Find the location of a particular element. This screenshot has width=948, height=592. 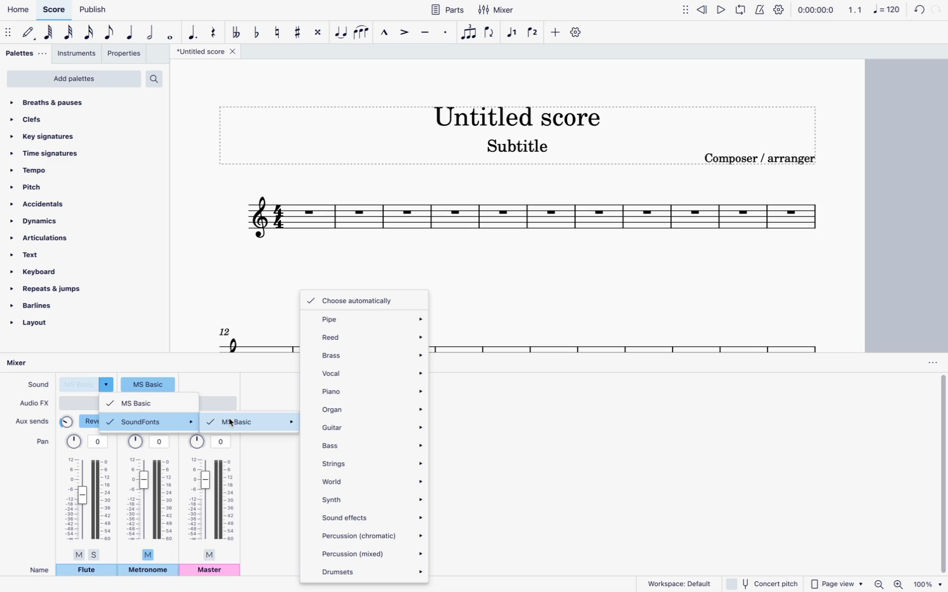

metronome is located at coordinates (759, 9).